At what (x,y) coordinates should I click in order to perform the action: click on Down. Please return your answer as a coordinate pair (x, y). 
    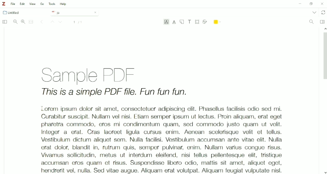
    Looking at the image, I should click on (61, 22).